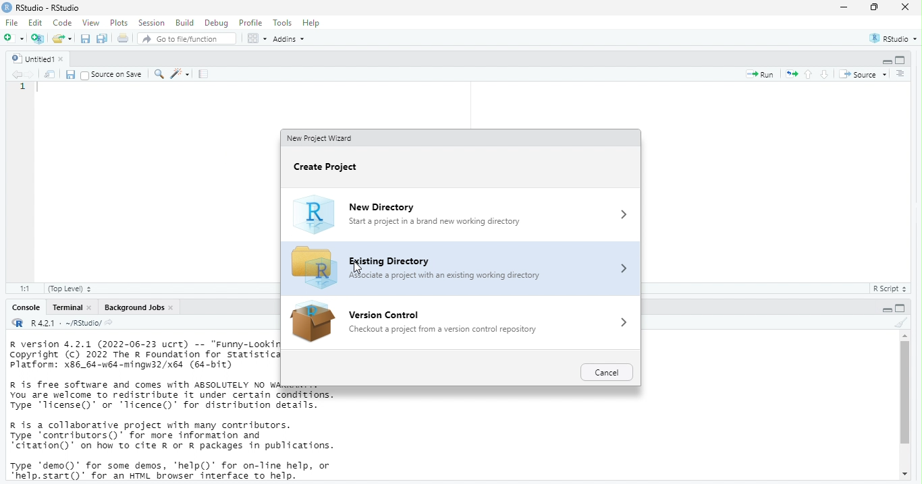 Image resolution: width=922 pixels, height=484 pixels. Describe the element at coordinates (7, 9) in the screenshot. I see `logo` at that location.